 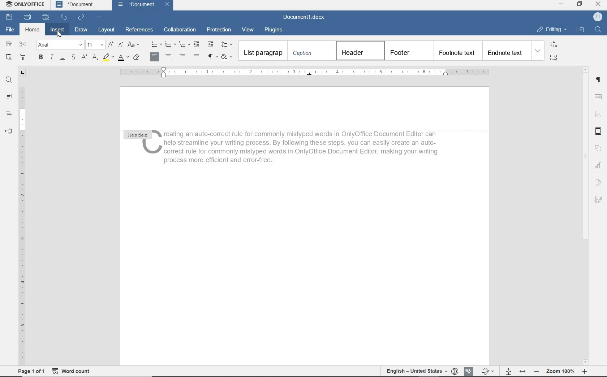 I want to click on CUSTOMIZE QUICK ACCESS TOOLBAR, so click(x=98, y=17).